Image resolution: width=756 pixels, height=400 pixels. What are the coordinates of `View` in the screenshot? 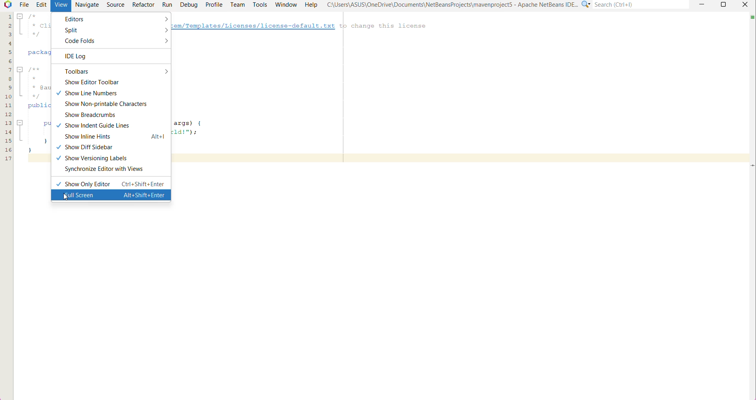 It's located at (61, 6).